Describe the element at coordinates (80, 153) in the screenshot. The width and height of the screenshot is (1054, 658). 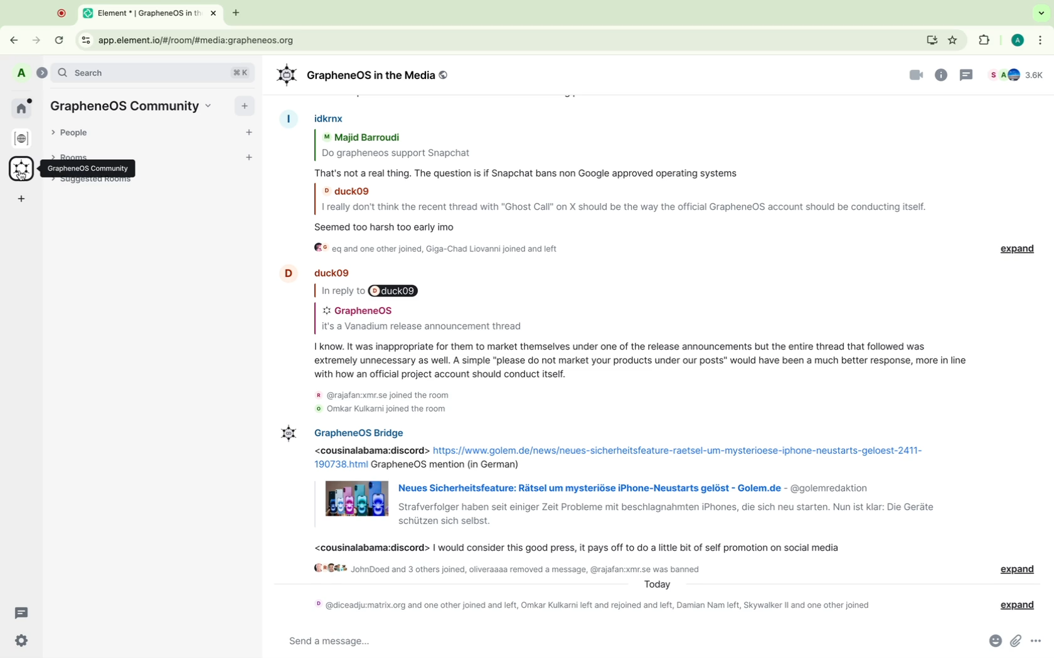
I see `rooms` at that location.